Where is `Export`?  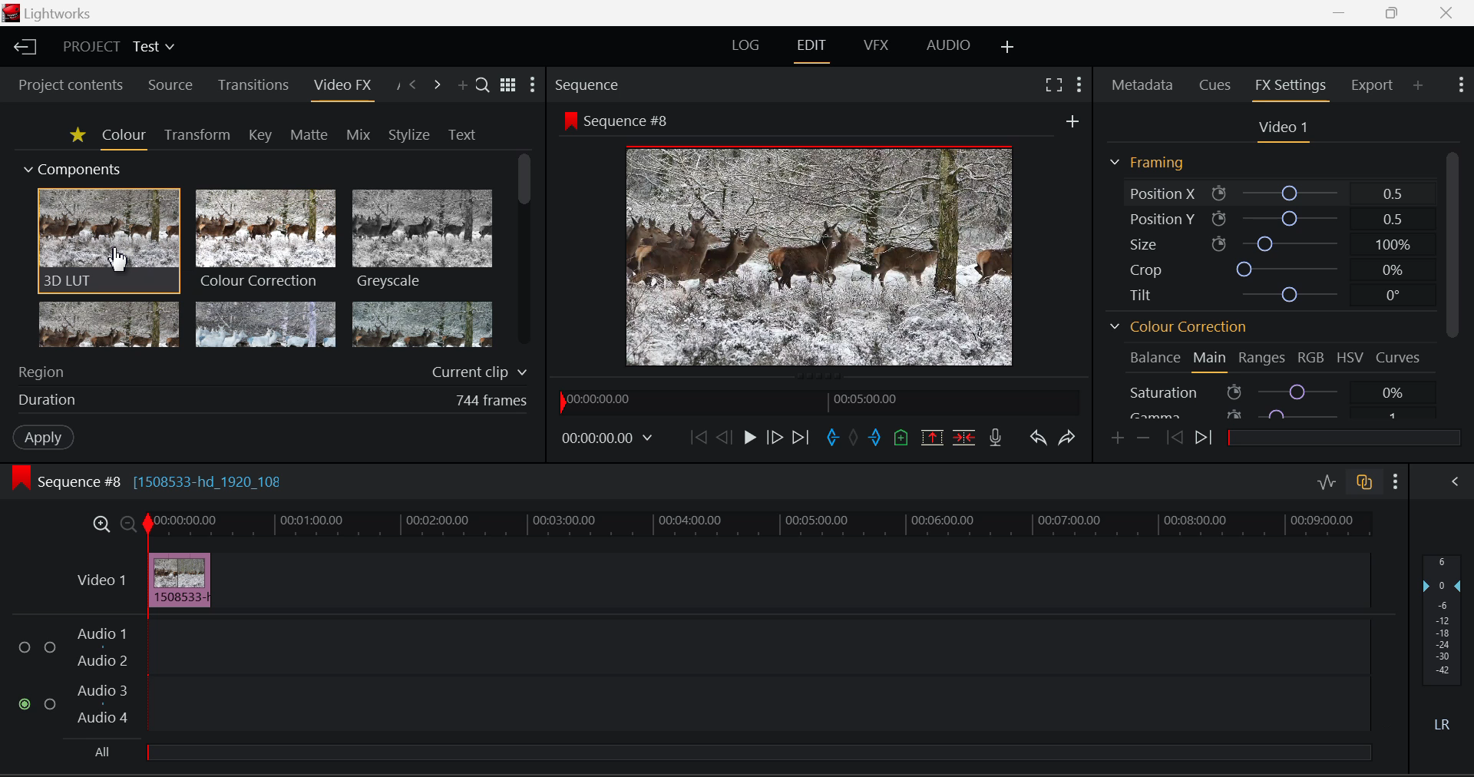 Export is located at coordinates (1370, 88).